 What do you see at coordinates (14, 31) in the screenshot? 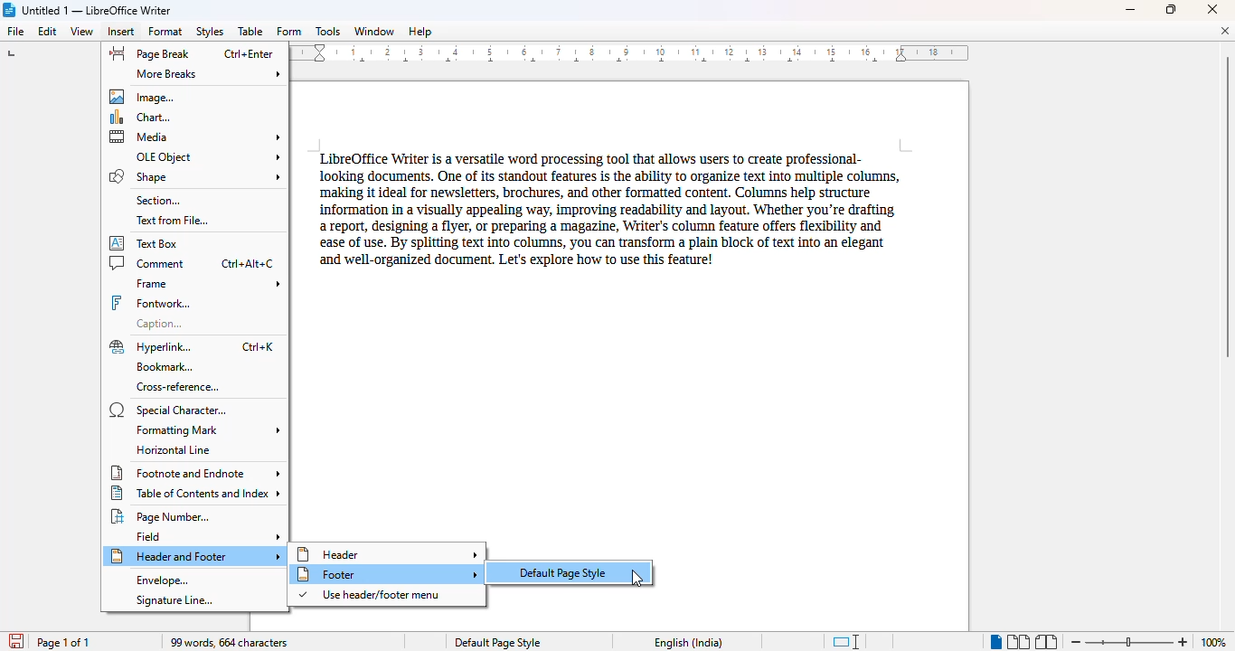
I see `file` at bounding box center [14, 31].